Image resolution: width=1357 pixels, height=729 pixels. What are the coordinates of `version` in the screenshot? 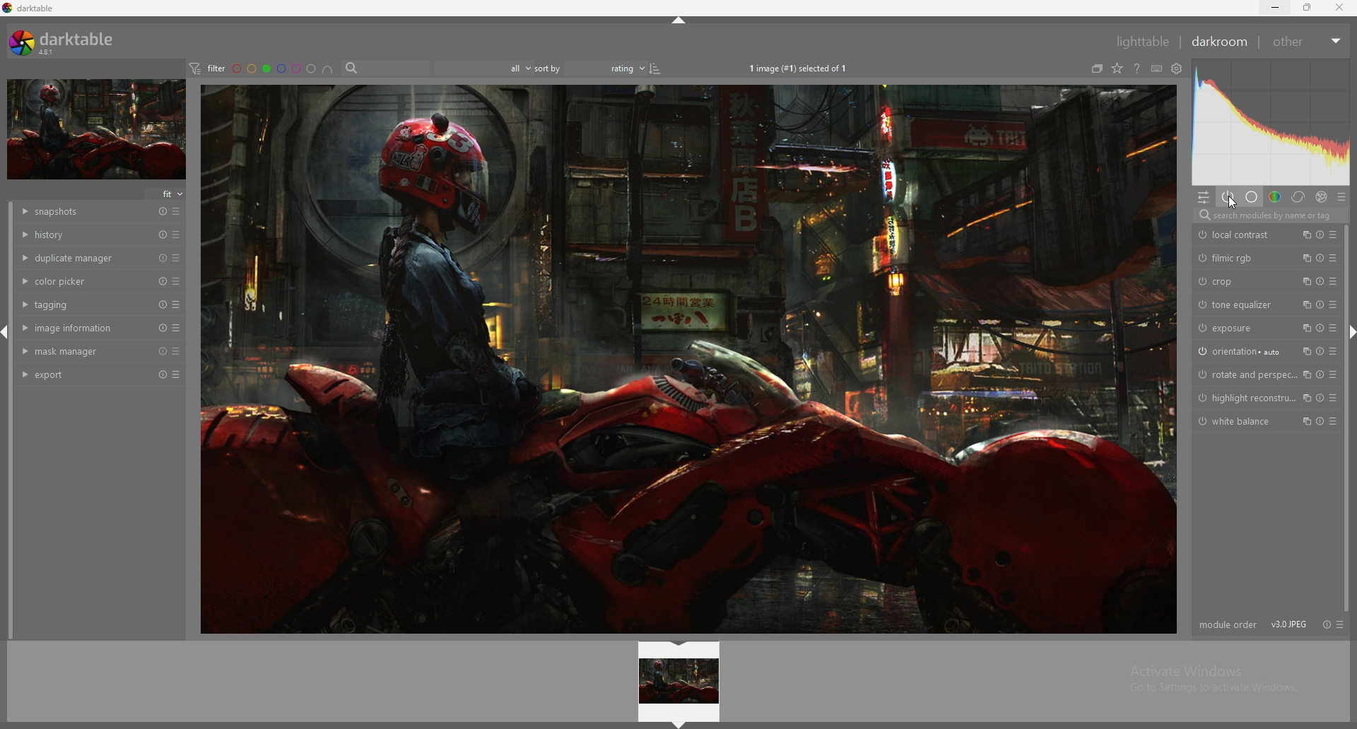 It's located at (1290, 624).